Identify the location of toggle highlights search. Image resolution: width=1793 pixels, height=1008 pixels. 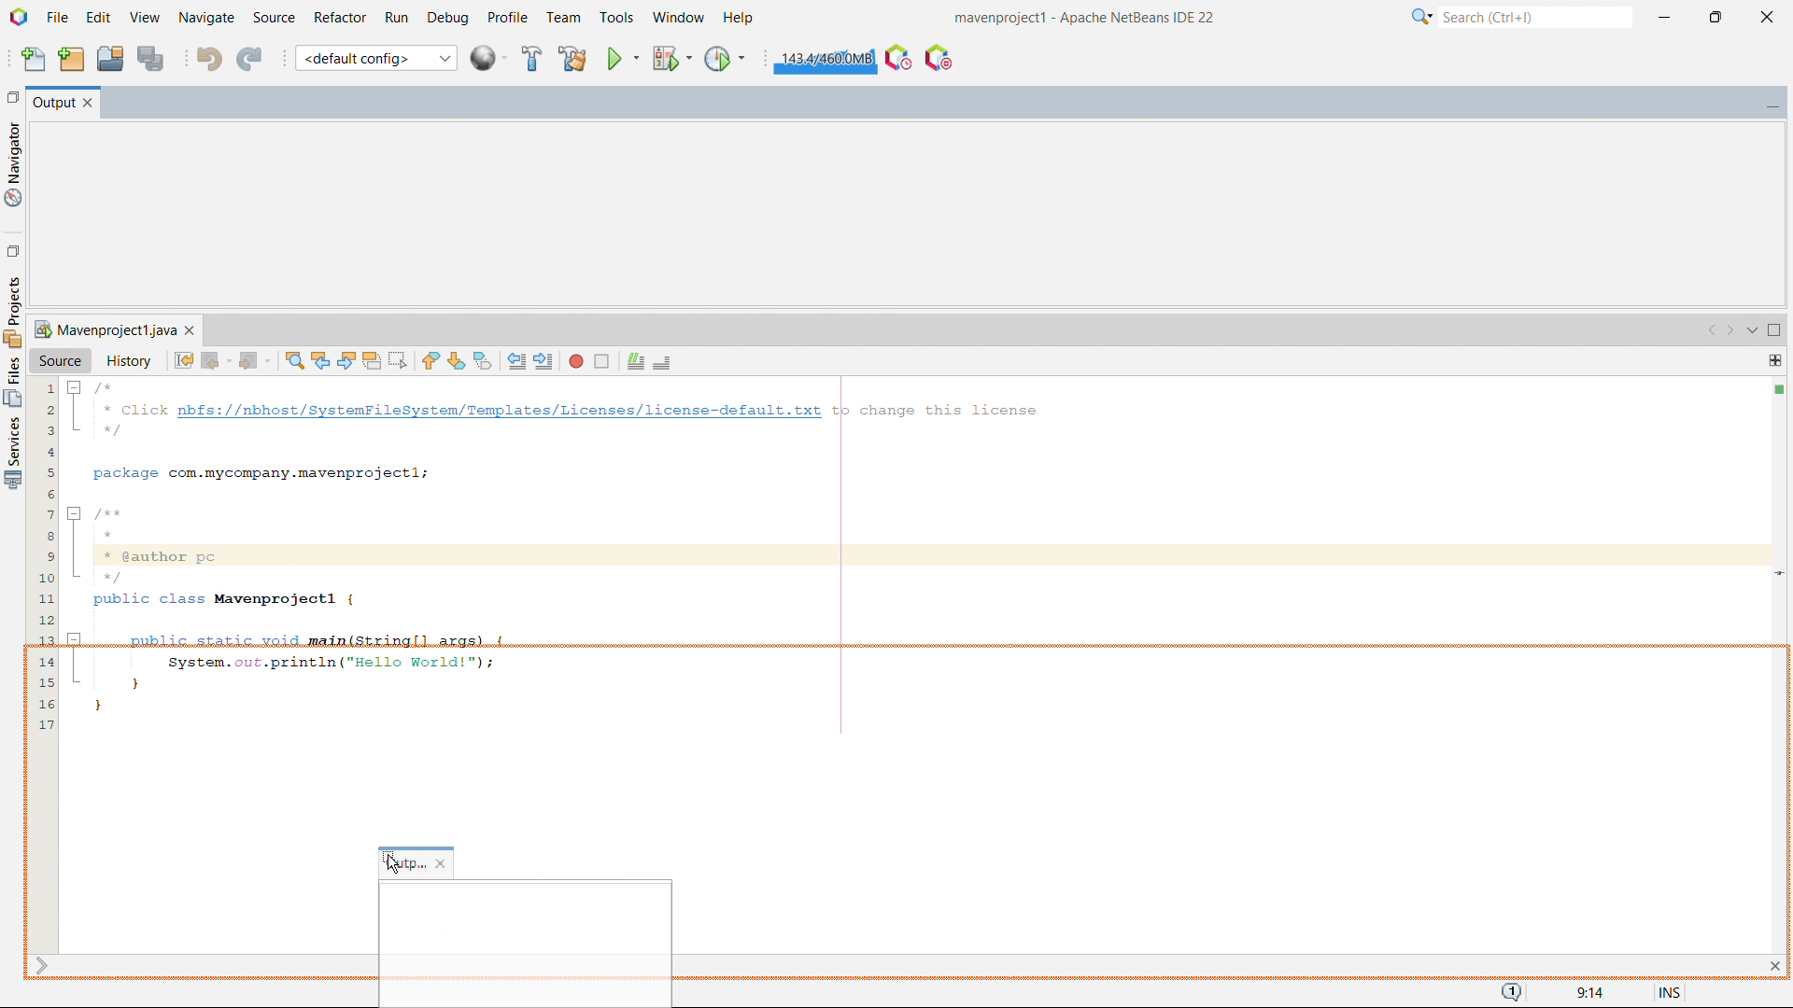
(372, 360).